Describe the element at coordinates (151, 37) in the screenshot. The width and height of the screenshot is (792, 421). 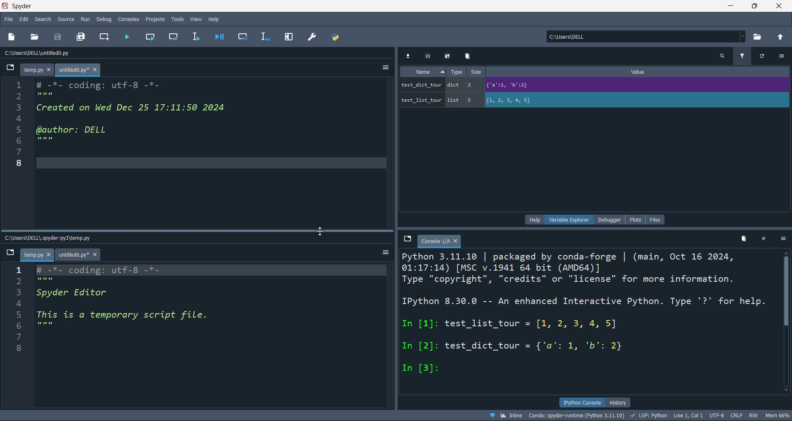
I see `run cell` at that location.